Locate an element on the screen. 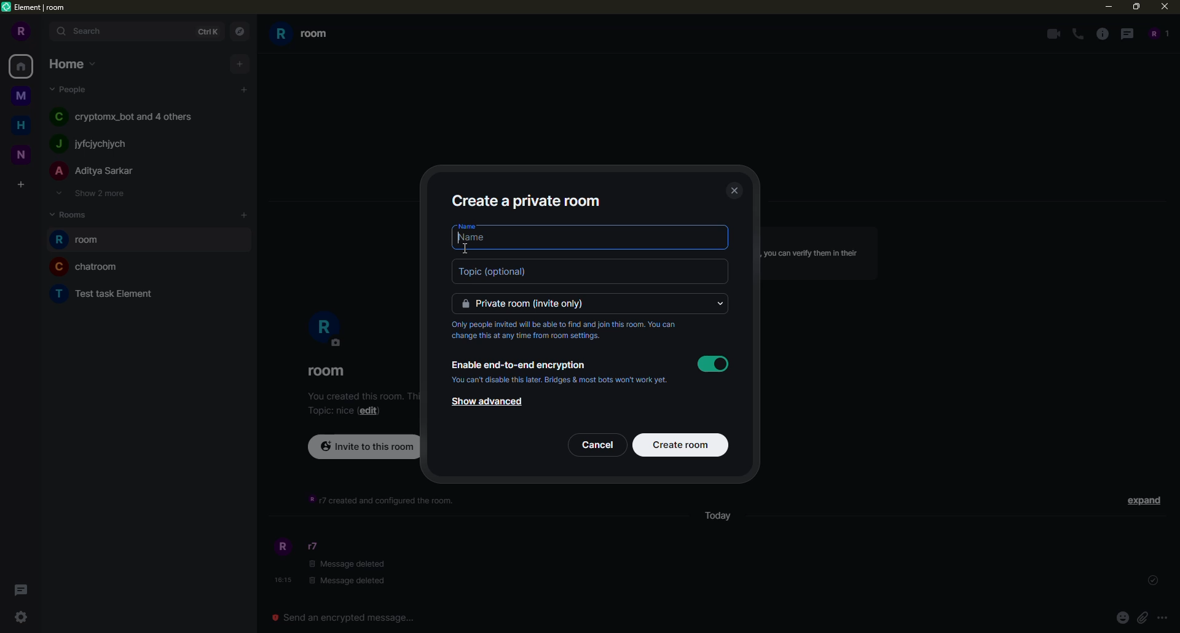 The width and height of the screenshot is (1180, 633). set is located at coordinates (1150, 581).